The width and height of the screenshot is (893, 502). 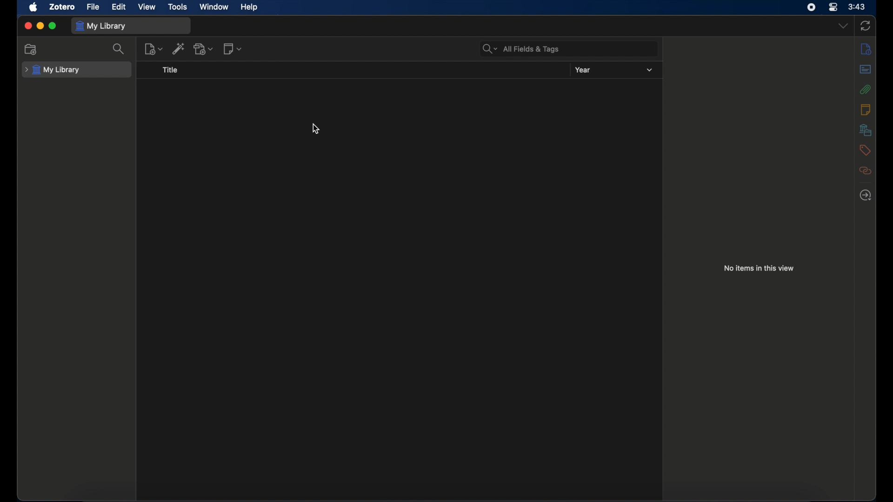 What do you see at coordinates (865, 109) in the screenshot?
I see `notes` at bounding box center [865, 109].